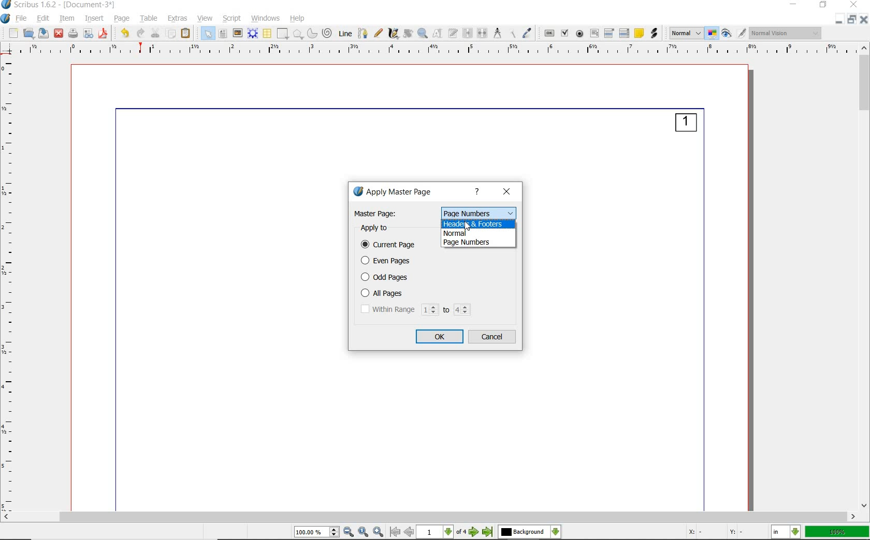 This screenshot has width=870, height=540. Describe the element at coordinates (838, 532) in the screenshot. I see `100%` at that location.